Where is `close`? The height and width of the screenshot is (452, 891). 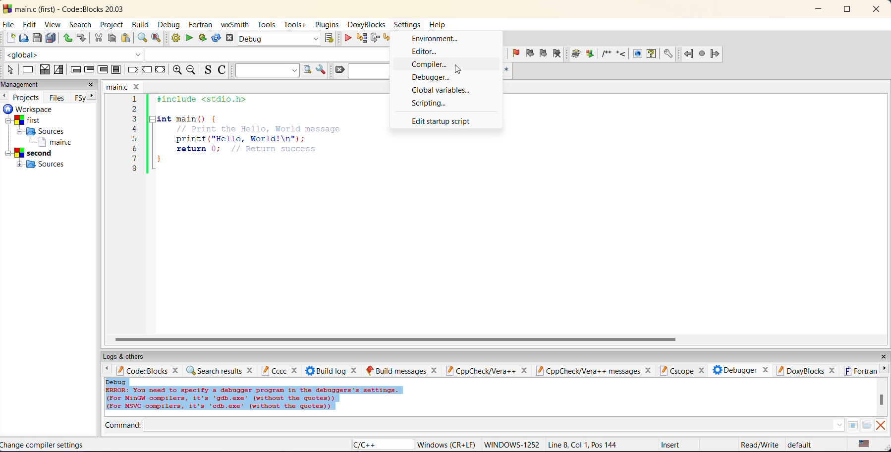
close is located at coordinates (879, 8).